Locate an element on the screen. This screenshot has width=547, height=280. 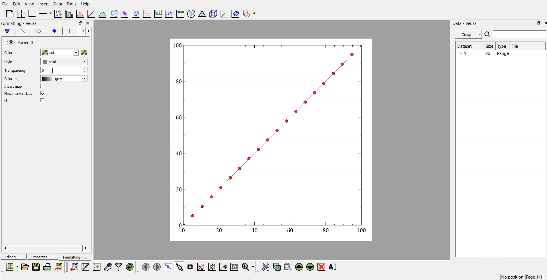
No position page 1/1 is located at coordinates (521, 277).